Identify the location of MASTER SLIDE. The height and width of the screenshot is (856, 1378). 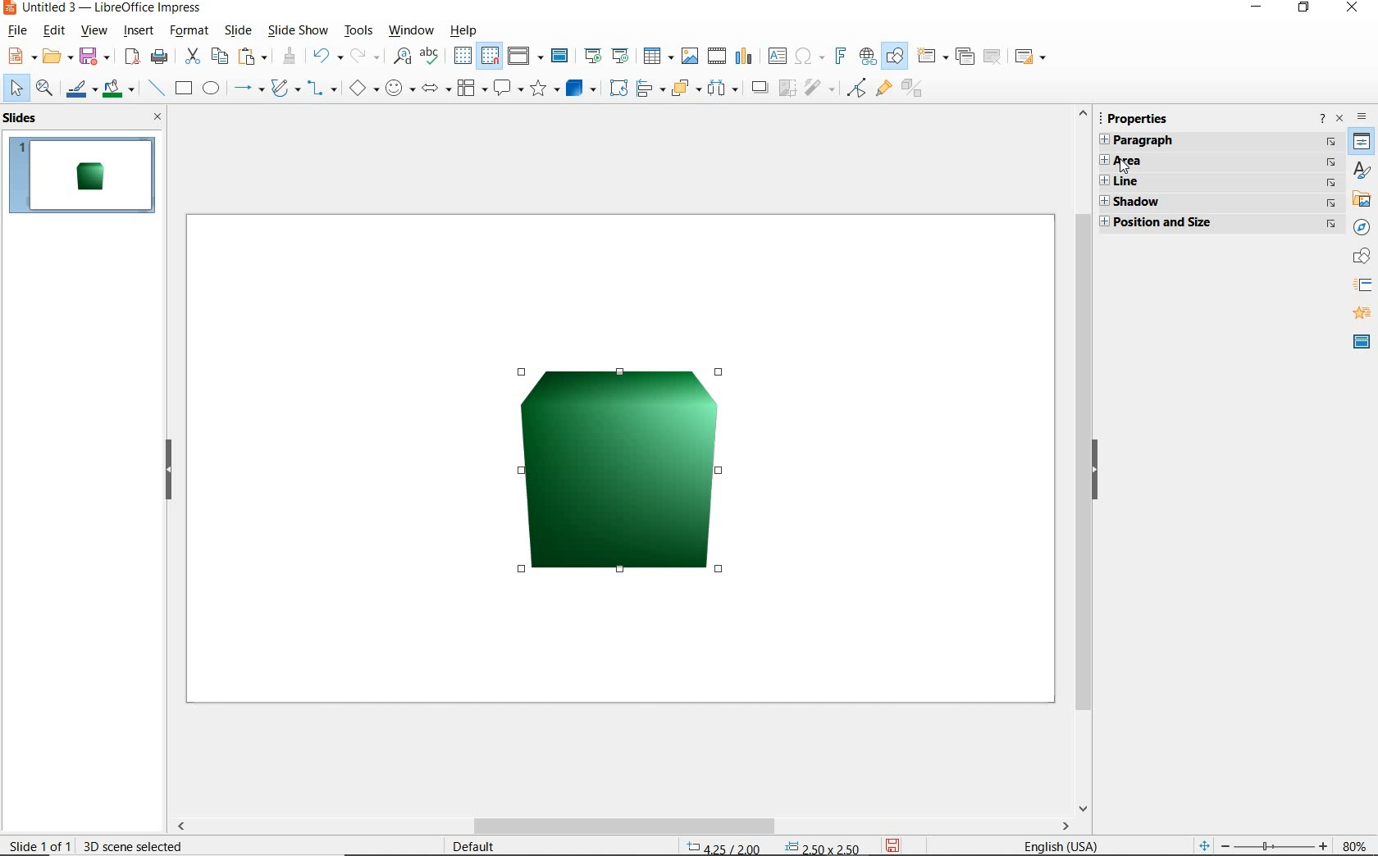
(1359, 343).